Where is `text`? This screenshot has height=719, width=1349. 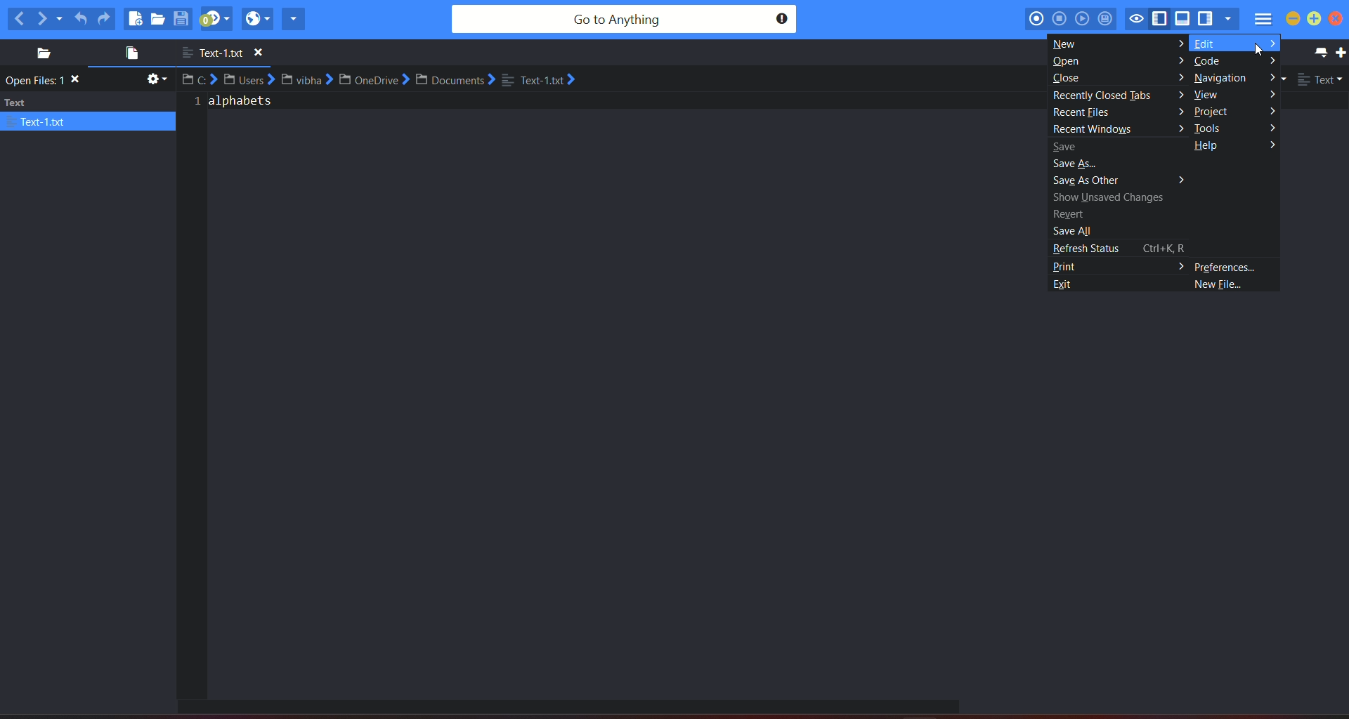 text is located at coordinates (237, 106).